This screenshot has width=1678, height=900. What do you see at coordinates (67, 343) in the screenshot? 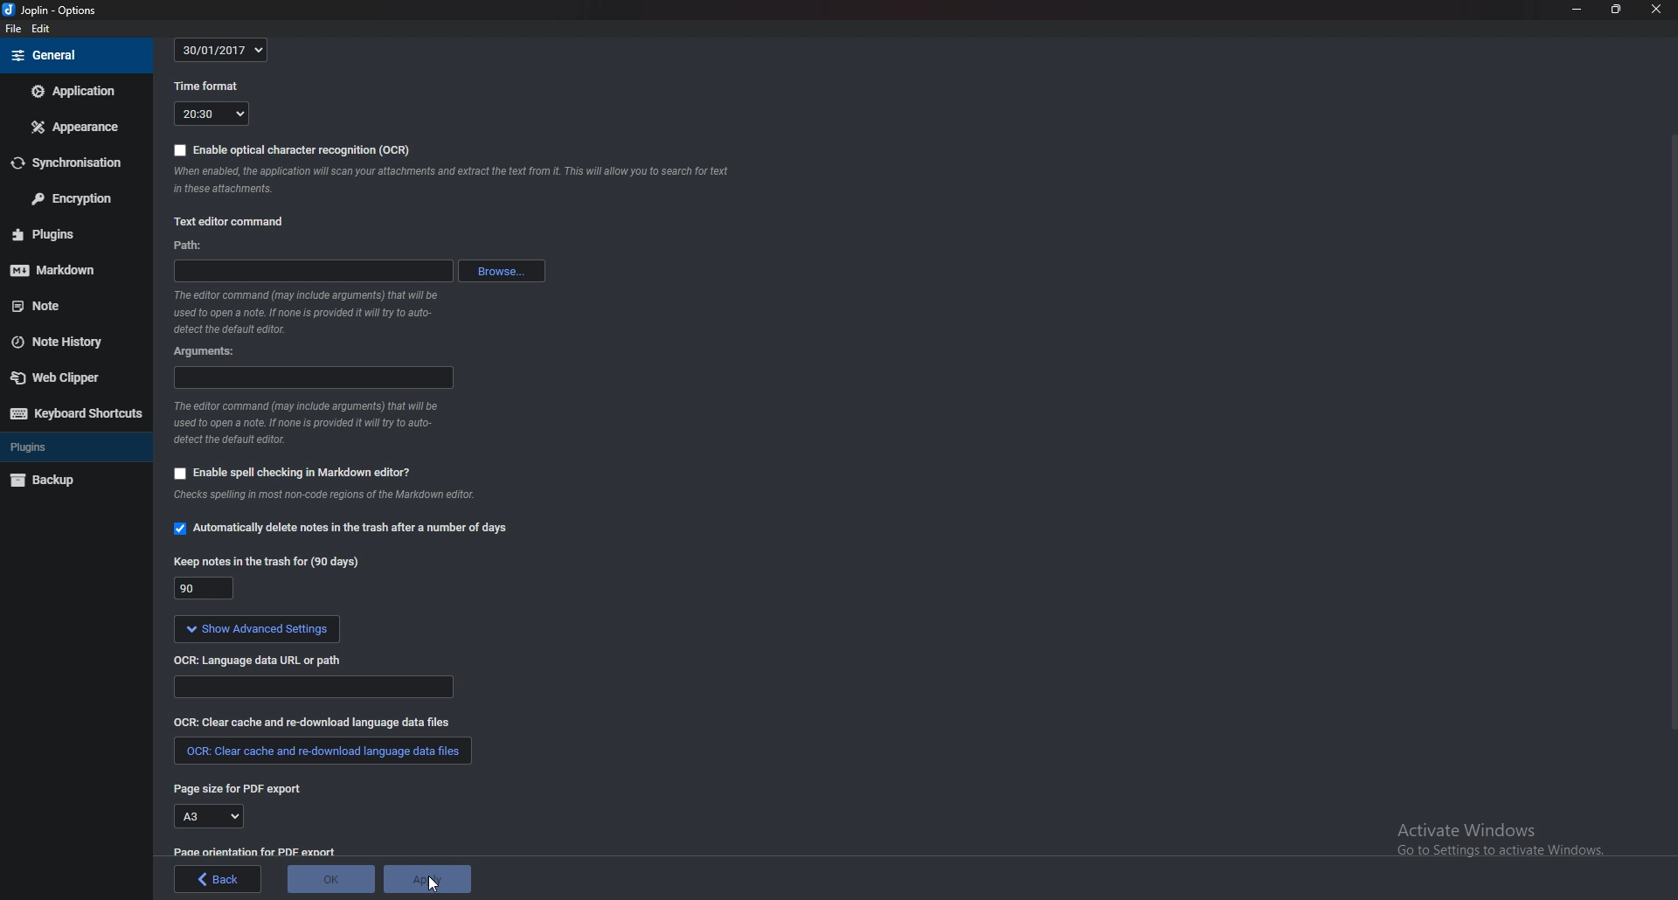
I see `Note history` at bounding box center [67, 343].